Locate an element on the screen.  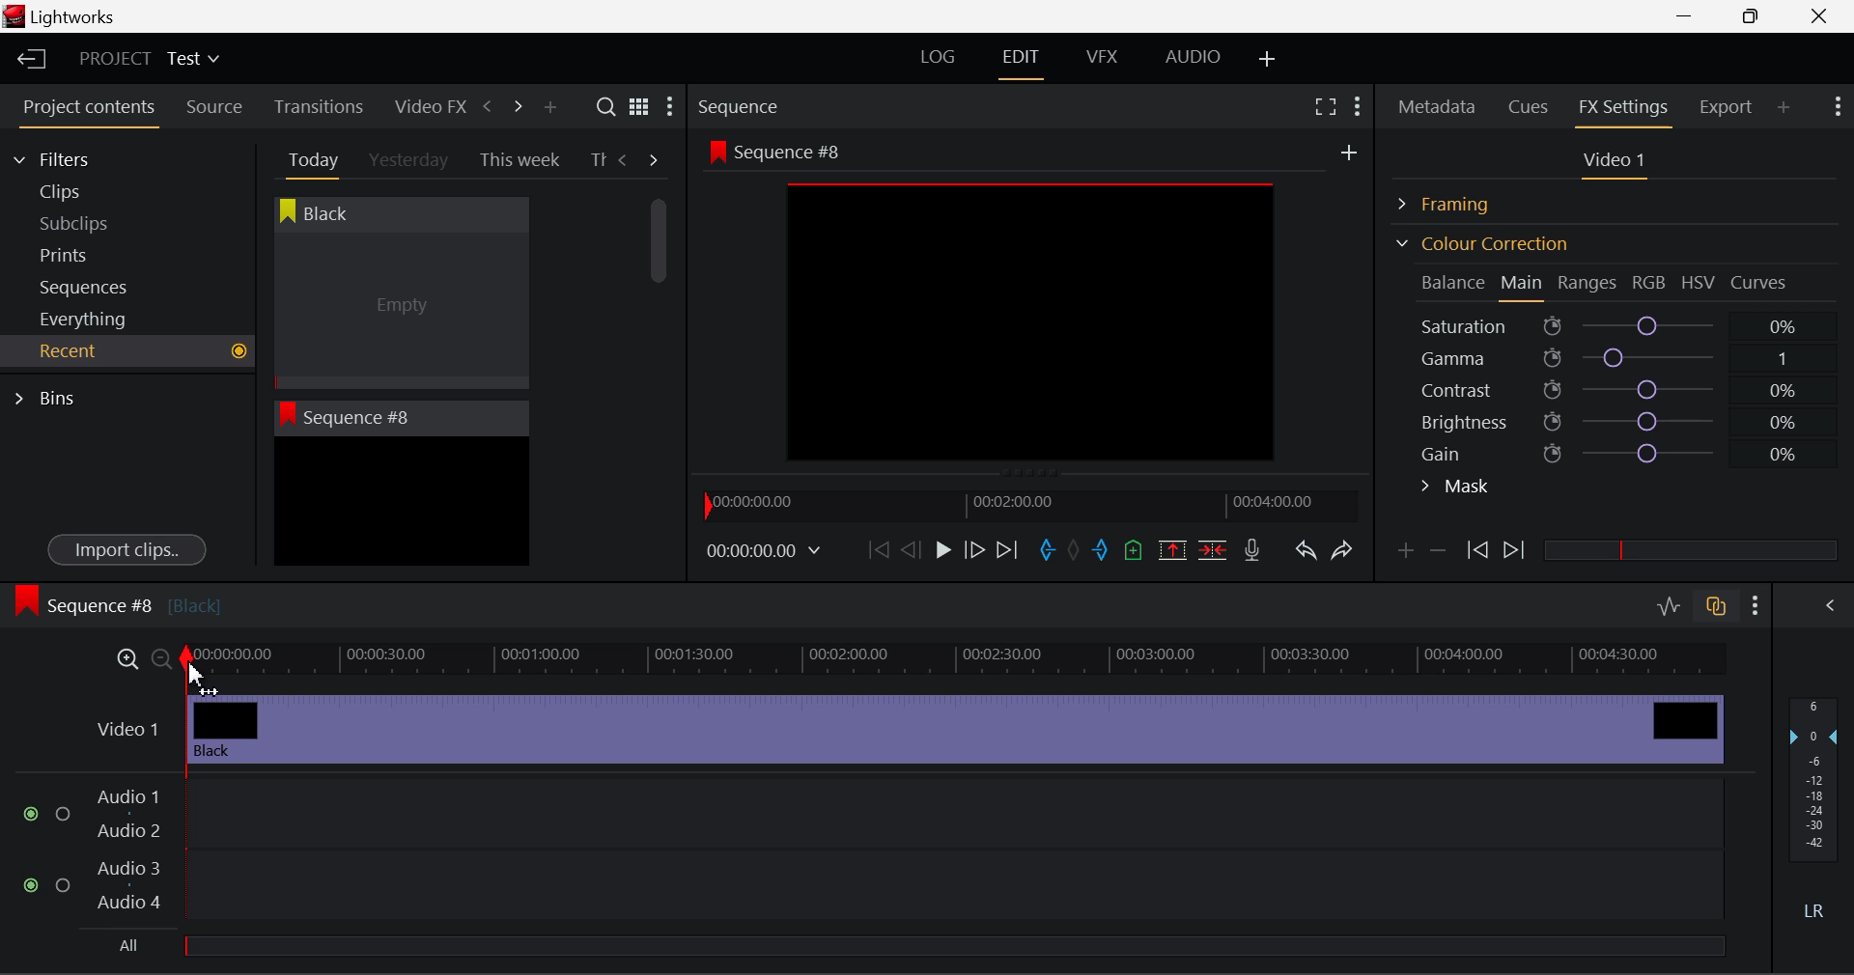
Minimize is located at coordinates (1756, 15).